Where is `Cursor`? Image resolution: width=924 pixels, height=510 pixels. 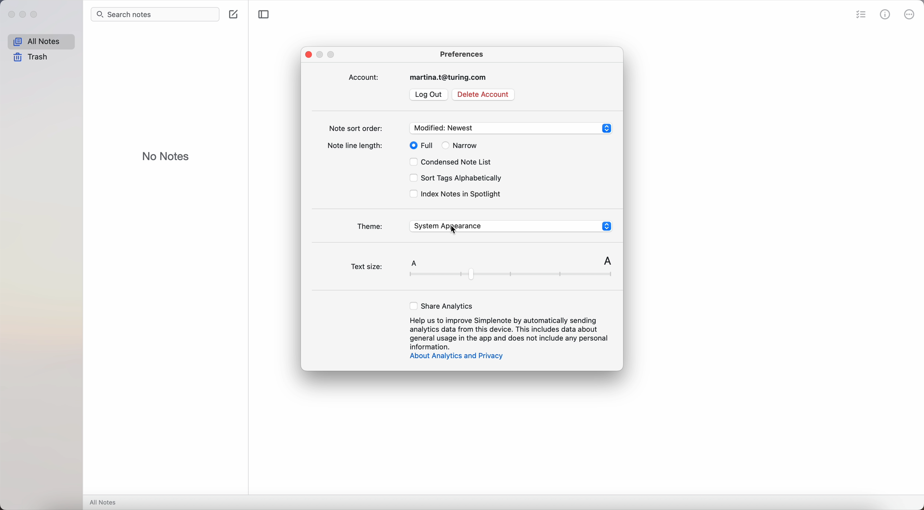 Cursor is located at coordinates (455, 232).